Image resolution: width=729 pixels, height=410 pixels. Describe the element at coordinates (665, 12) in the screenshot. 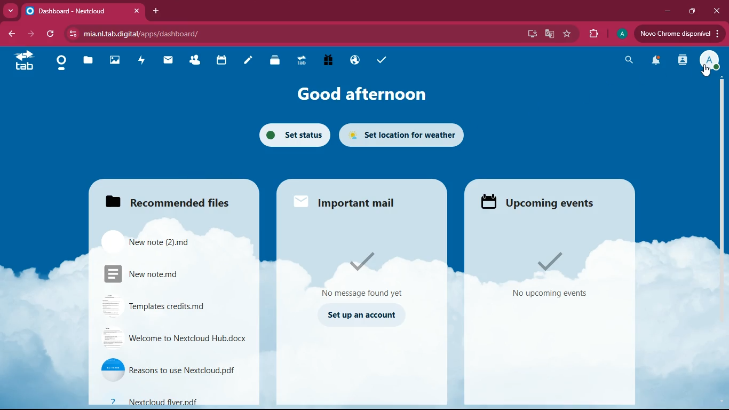

I see `minimize` at that location.